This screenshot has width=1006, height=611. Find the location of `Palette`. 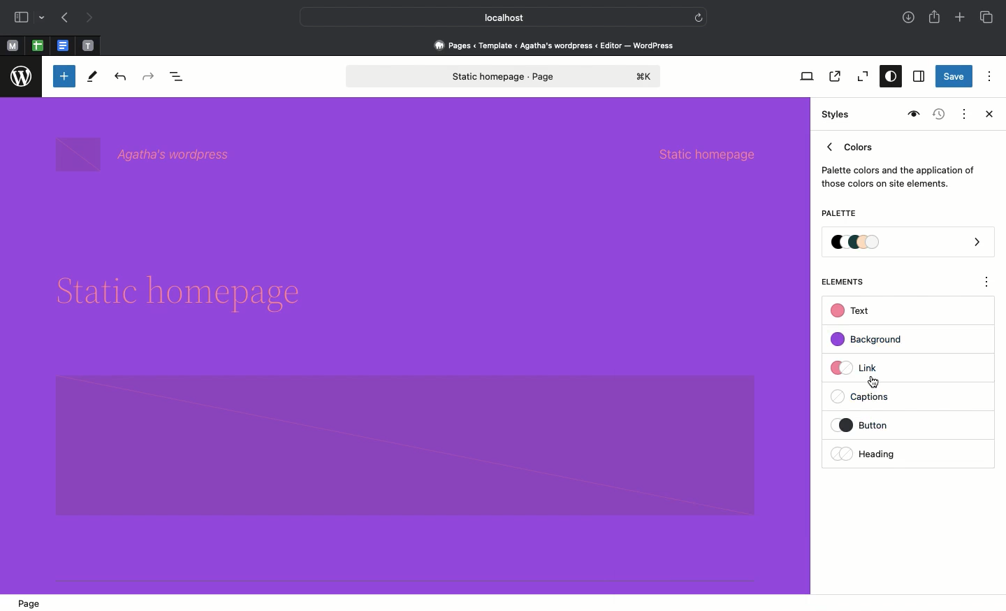

Palette is located at coordinates (838, 215).